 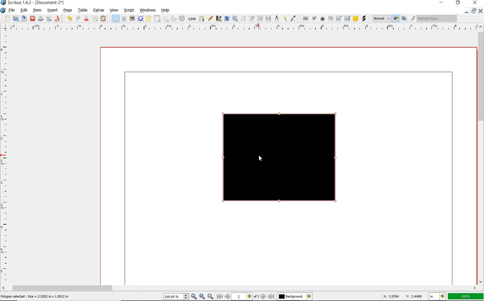 What do you see at coordinates (235, 18) in the screenshot?
I see `zoom in or out` at bounding box center [235, 18].